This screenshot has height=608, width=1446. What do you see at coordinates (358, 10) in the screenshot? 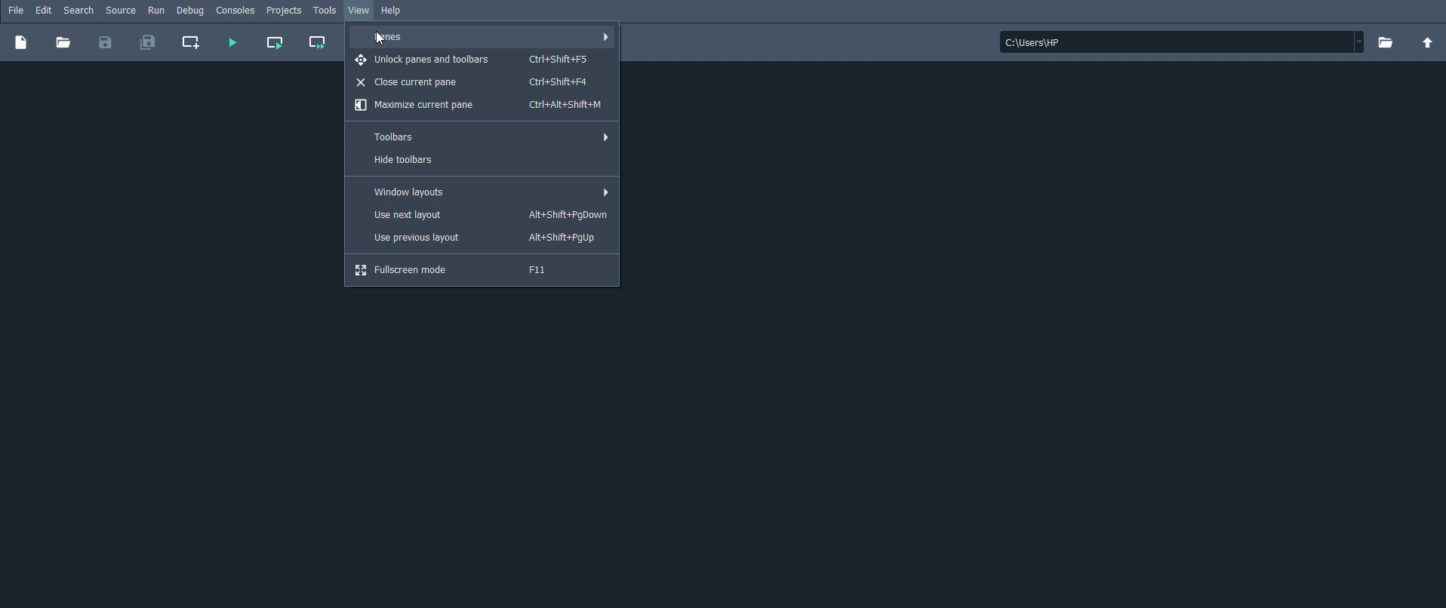
I see `View` at bounding box center [358, 10].